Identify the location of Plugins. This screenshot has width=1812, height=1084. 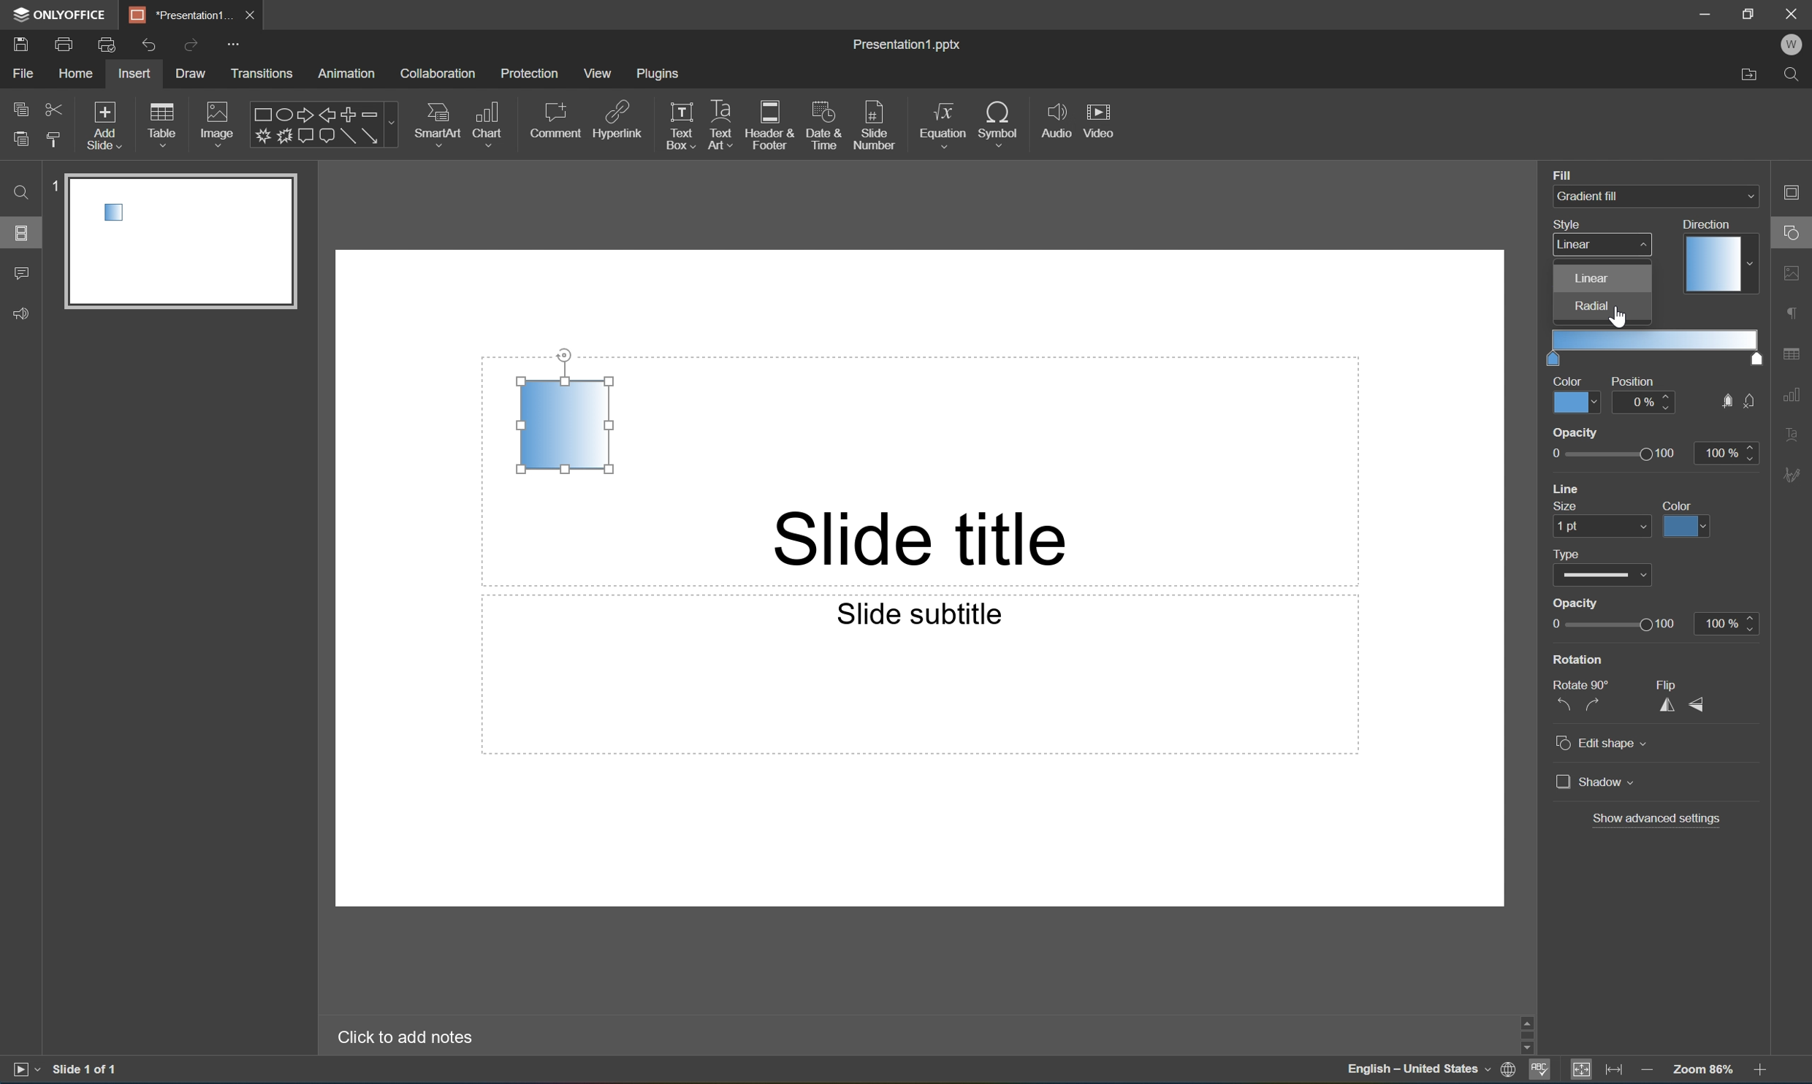
(658, 73).